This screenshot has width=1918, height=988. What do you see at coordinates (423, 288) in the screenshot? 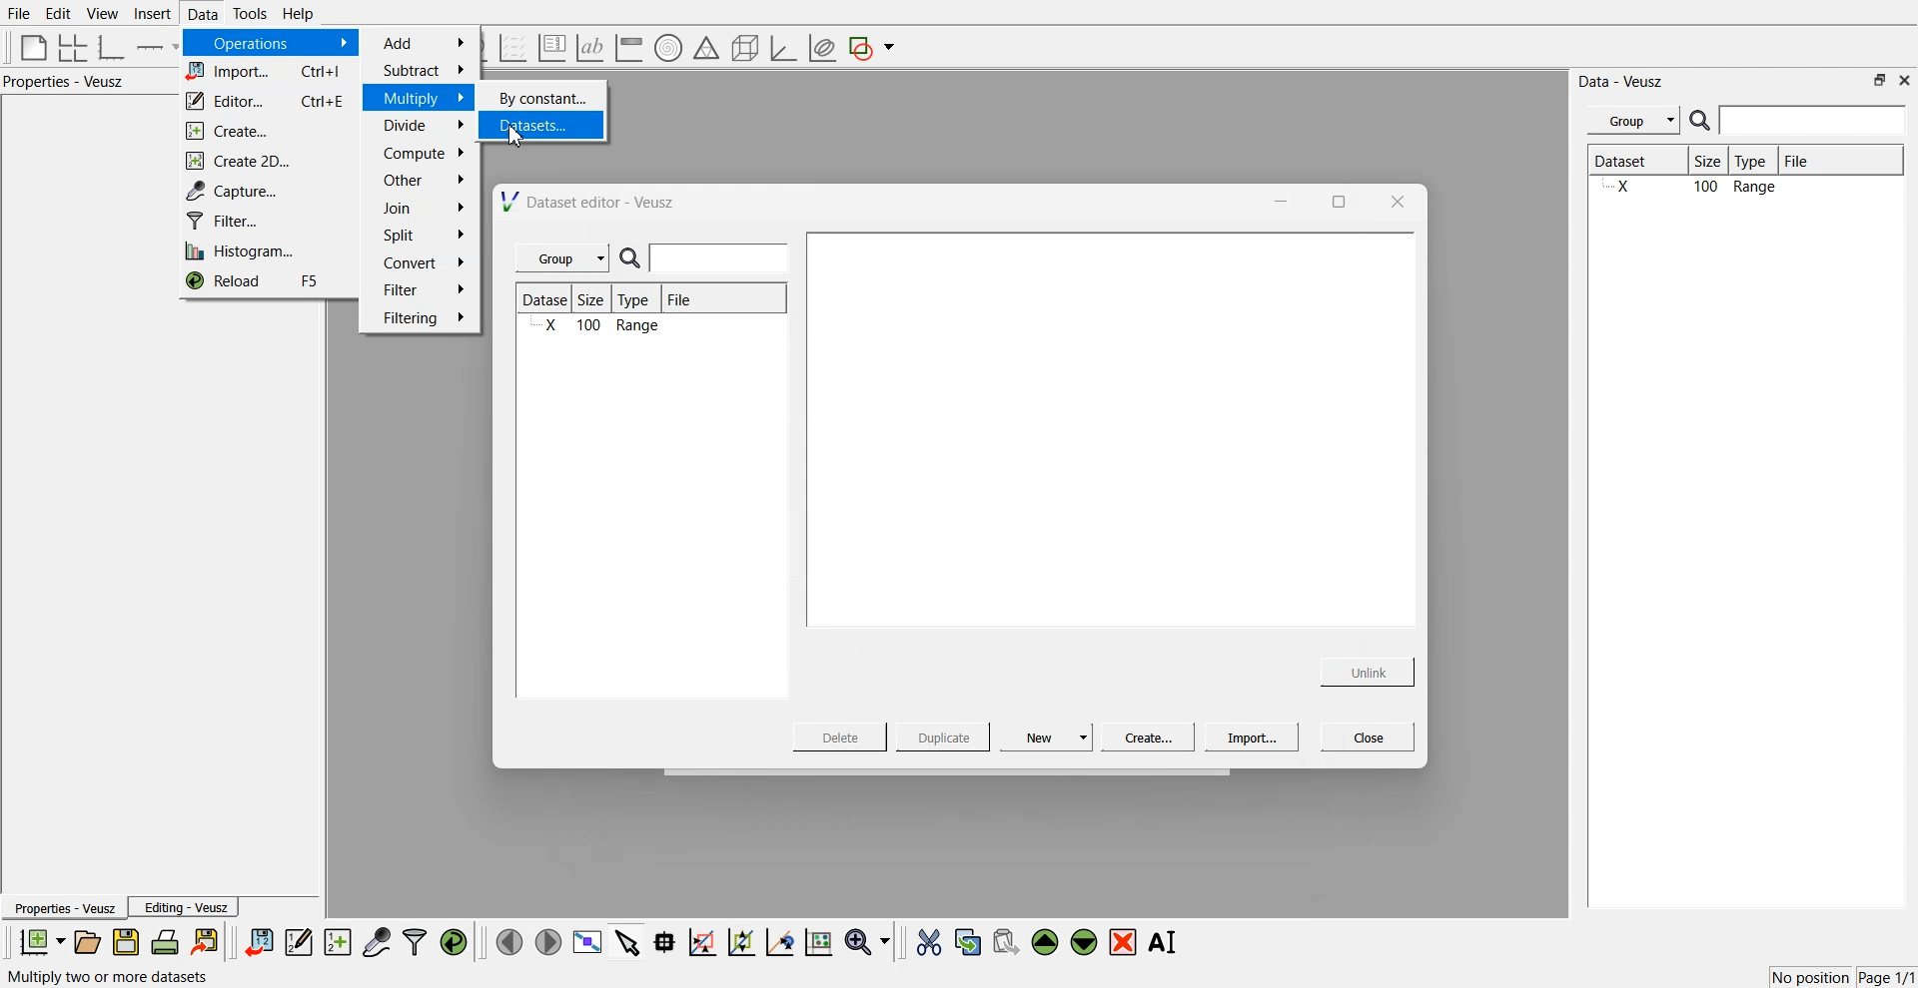
I see `Filter` at bounding box center [423, 288].